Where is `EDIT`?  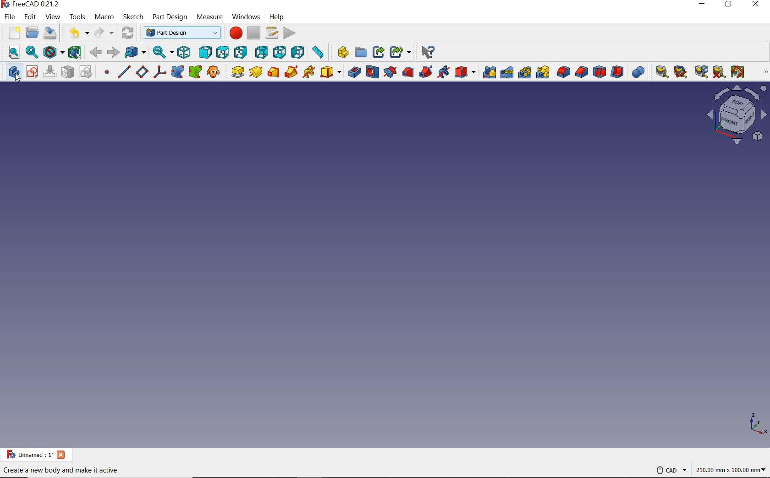 EDIT is located at coordinates (30, 17).